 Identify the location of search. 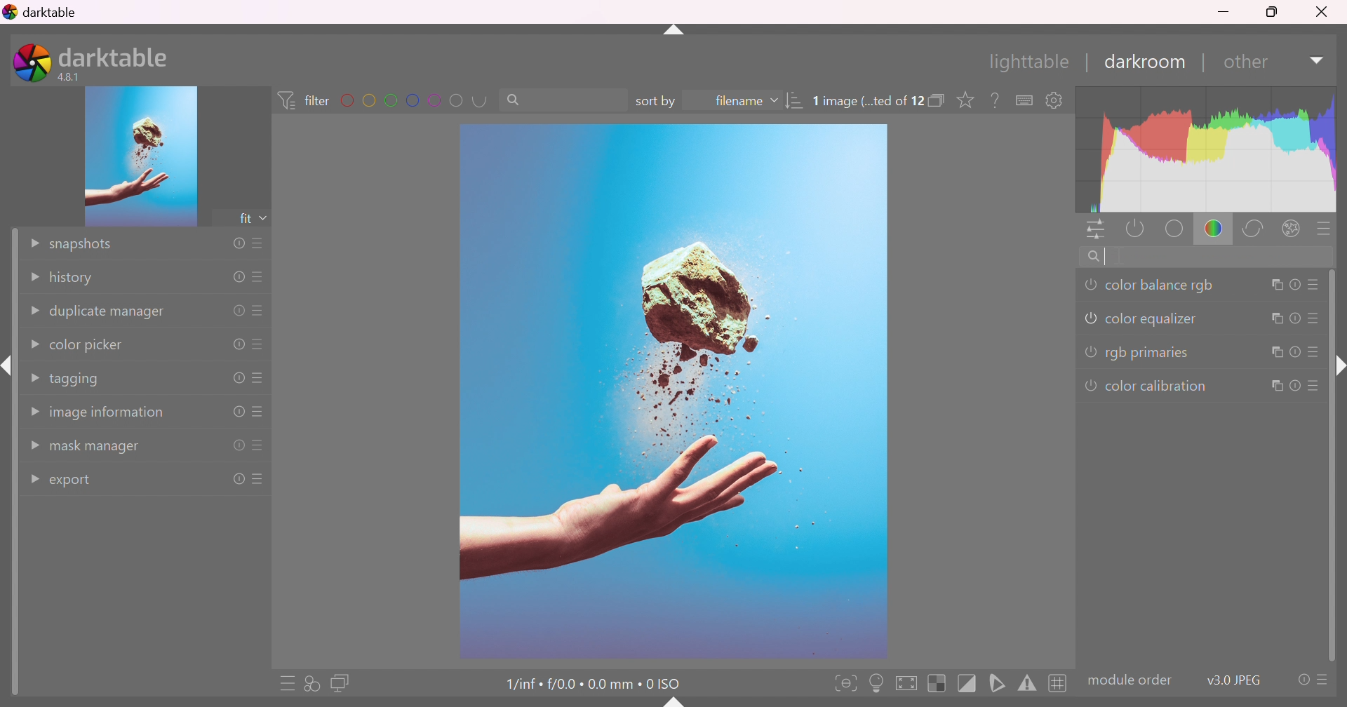
(547, 100).